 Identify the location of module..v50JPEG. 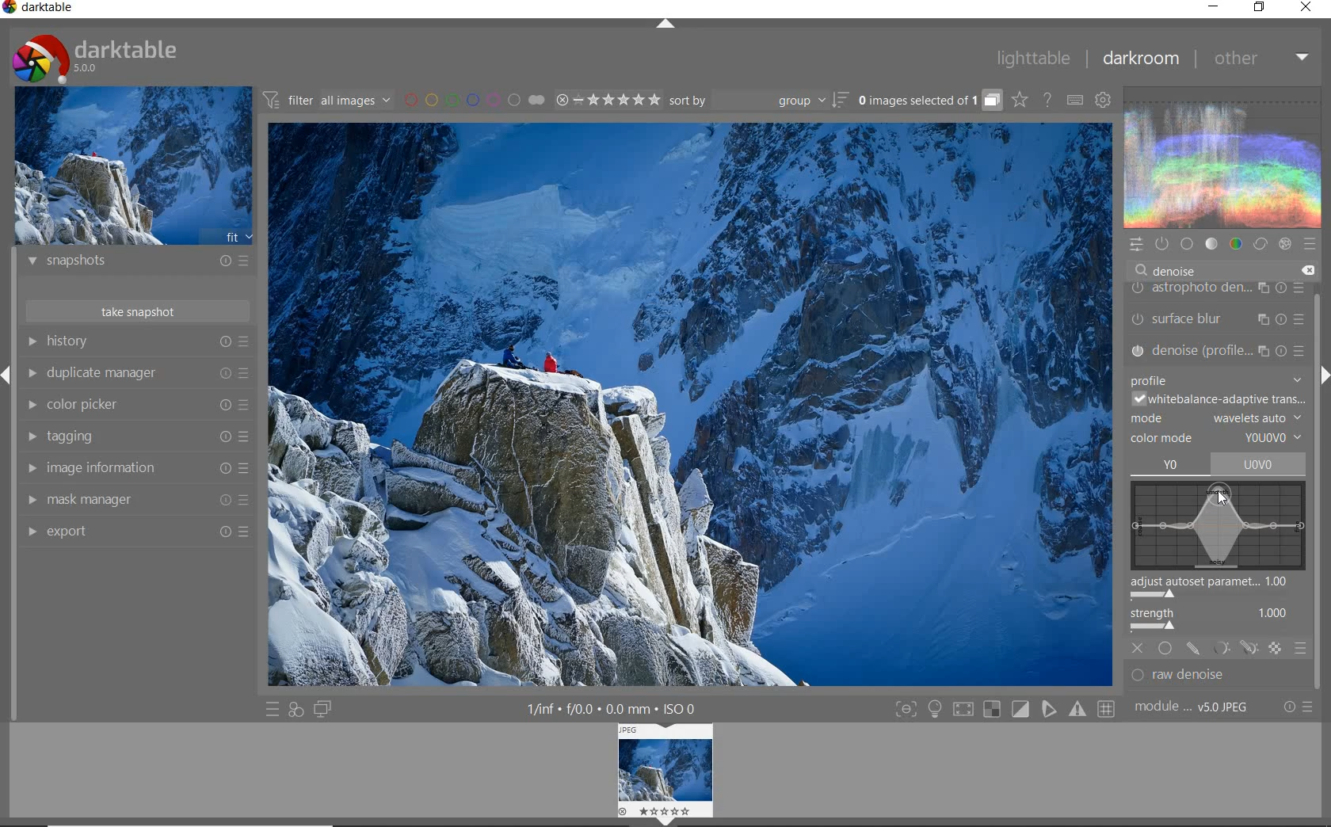
(1196, 707).